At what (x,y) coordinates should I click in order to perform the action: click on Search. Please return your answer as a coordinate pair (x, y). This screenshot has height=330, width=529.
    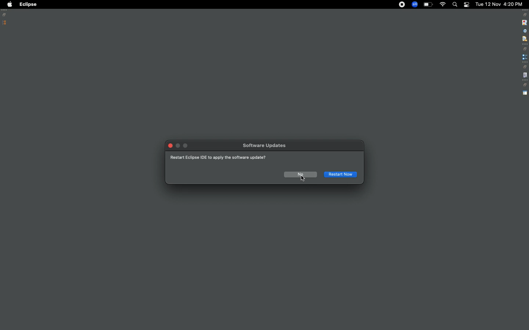
    Looking at the image, I should click on (454, 4).